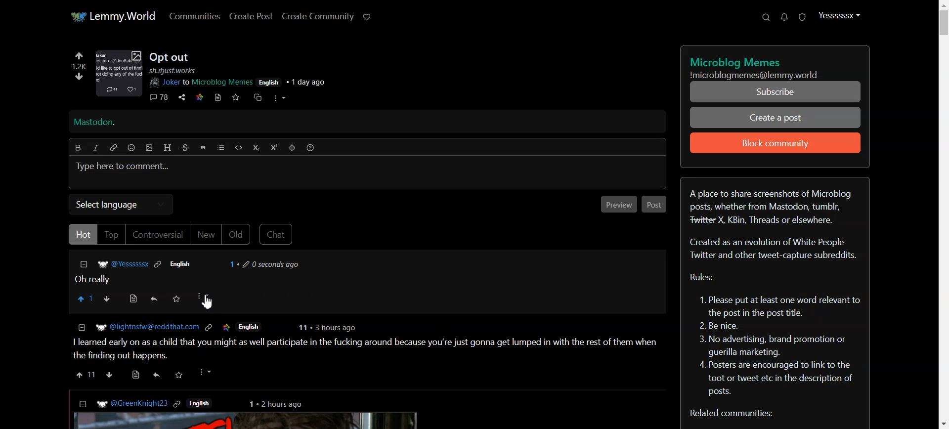 The image size is (949, 429). What do you see at coordinates (79, 147) in the screenshot?
I see `Bold ` at bounding box center [79, 147].